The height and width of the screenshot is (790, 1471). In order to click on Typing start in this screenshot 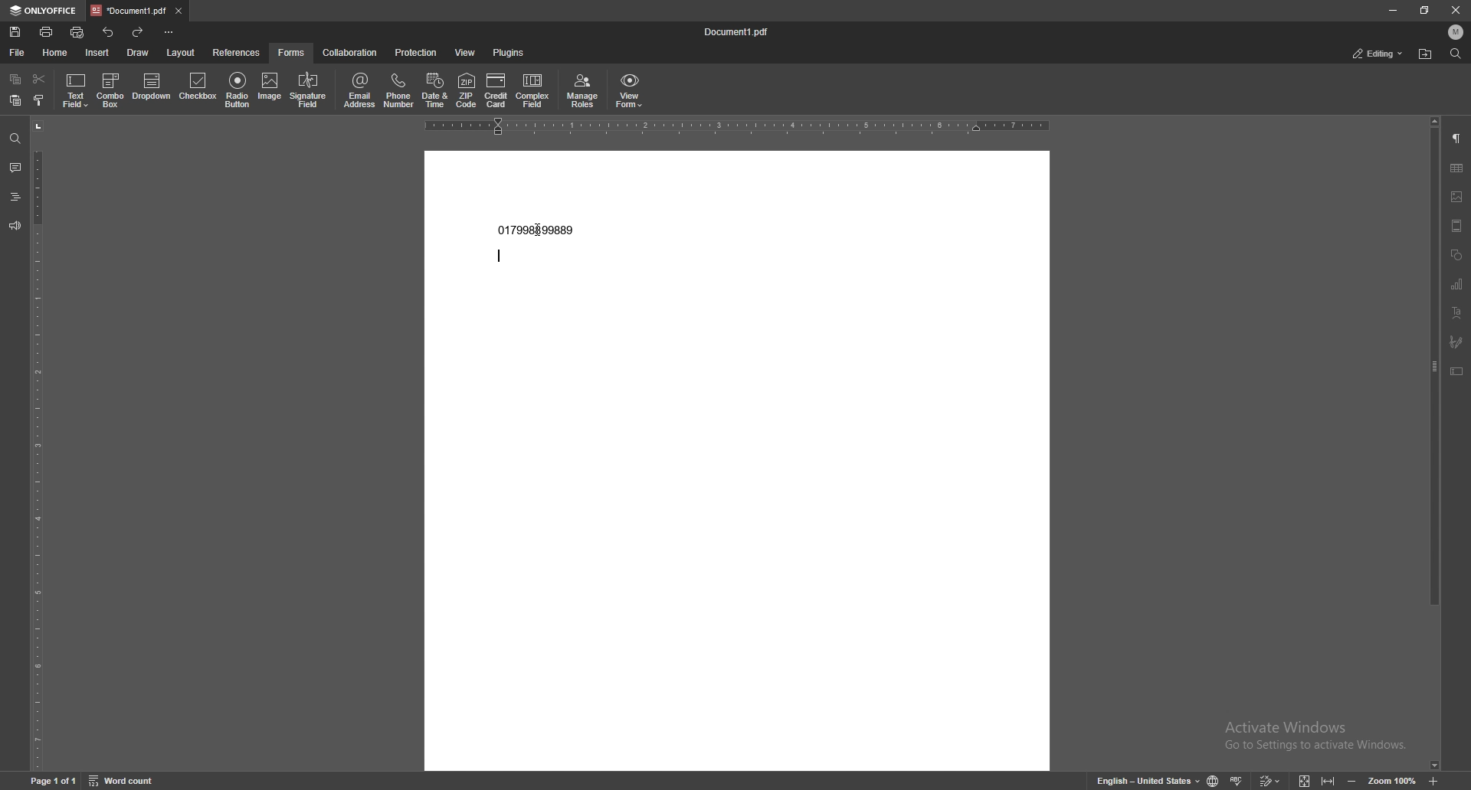, I will do `click(500, 256)`.